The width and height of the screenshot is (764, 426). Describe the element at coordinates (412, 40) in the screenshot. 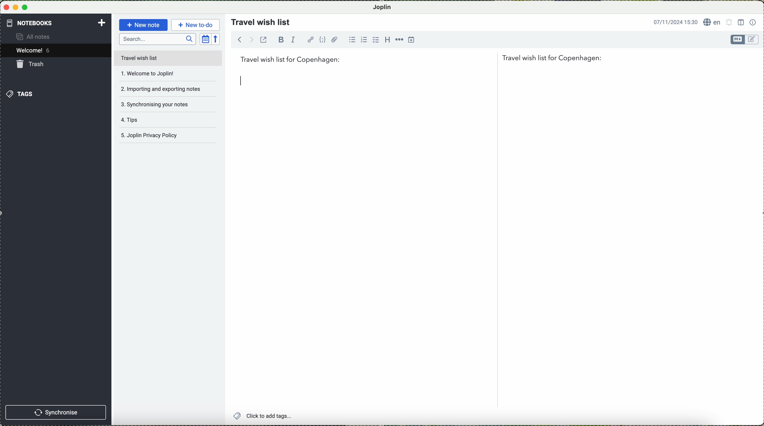

I see `insert time` at that location.